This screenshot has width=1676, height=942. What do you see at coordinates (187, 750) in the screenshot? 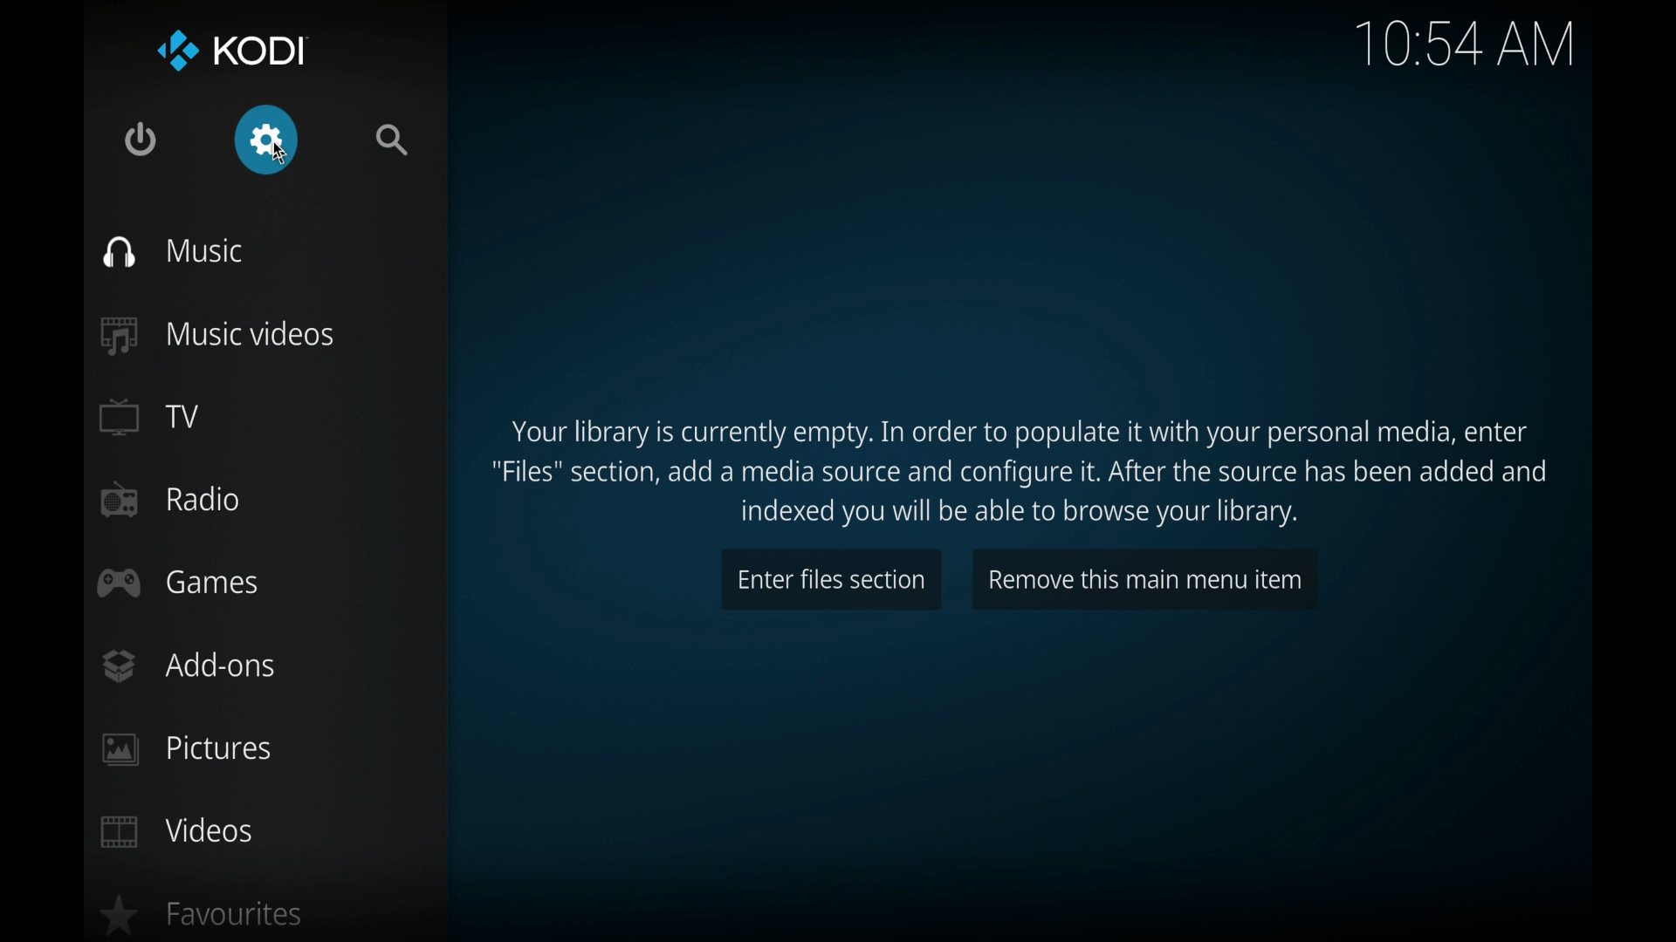
I see `pictures` at bounding box center [187, 750].